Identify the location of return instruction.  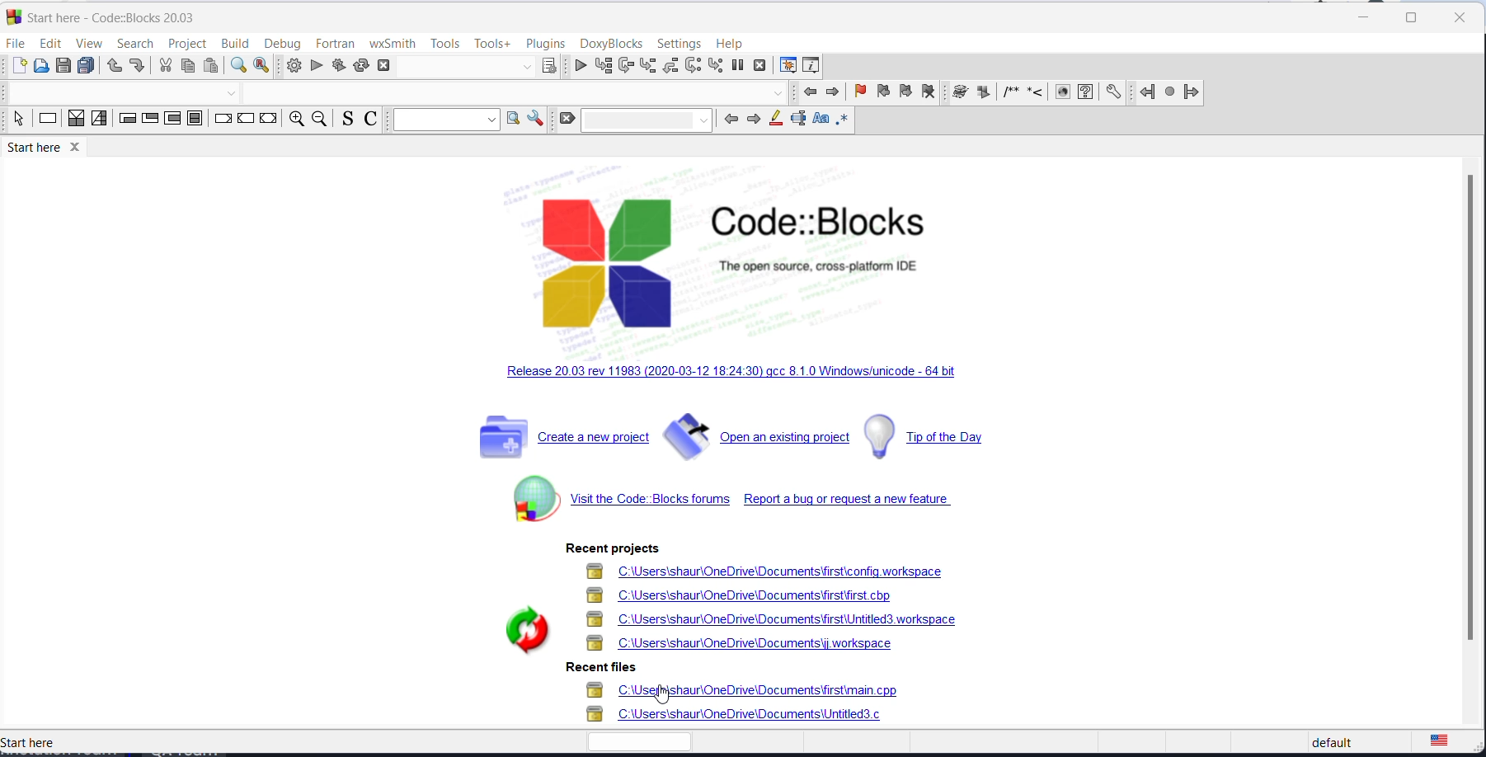
(267, 120).